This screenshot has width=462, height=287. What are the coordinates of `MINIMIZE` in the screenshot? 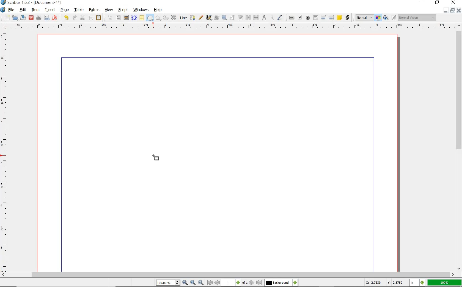 It's located at (445, 11).